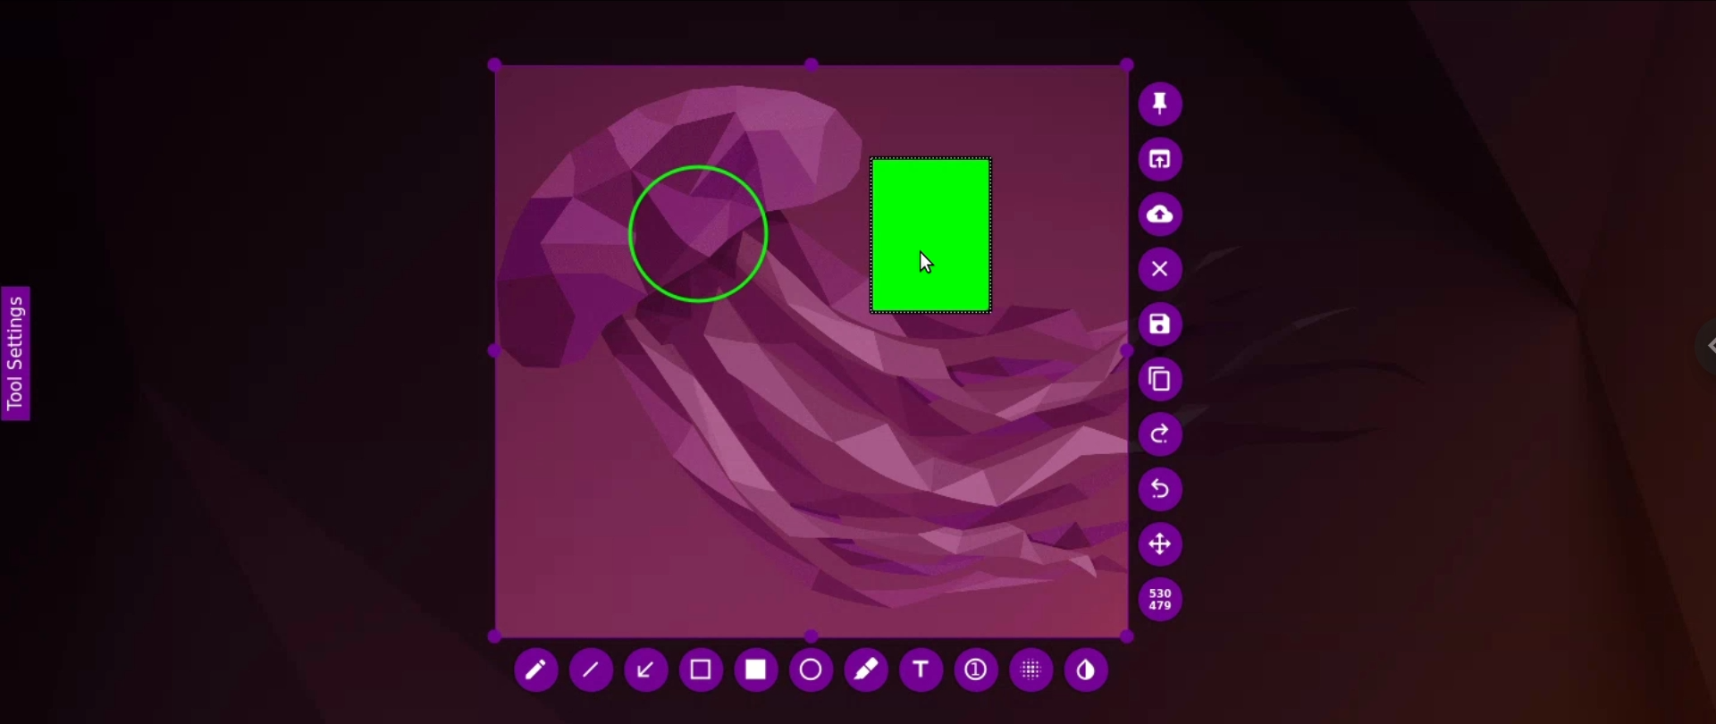  What do you see at coordinates (1157, 101) in the screenshot?
I see `pin image` at bounding box center [1157, 101].